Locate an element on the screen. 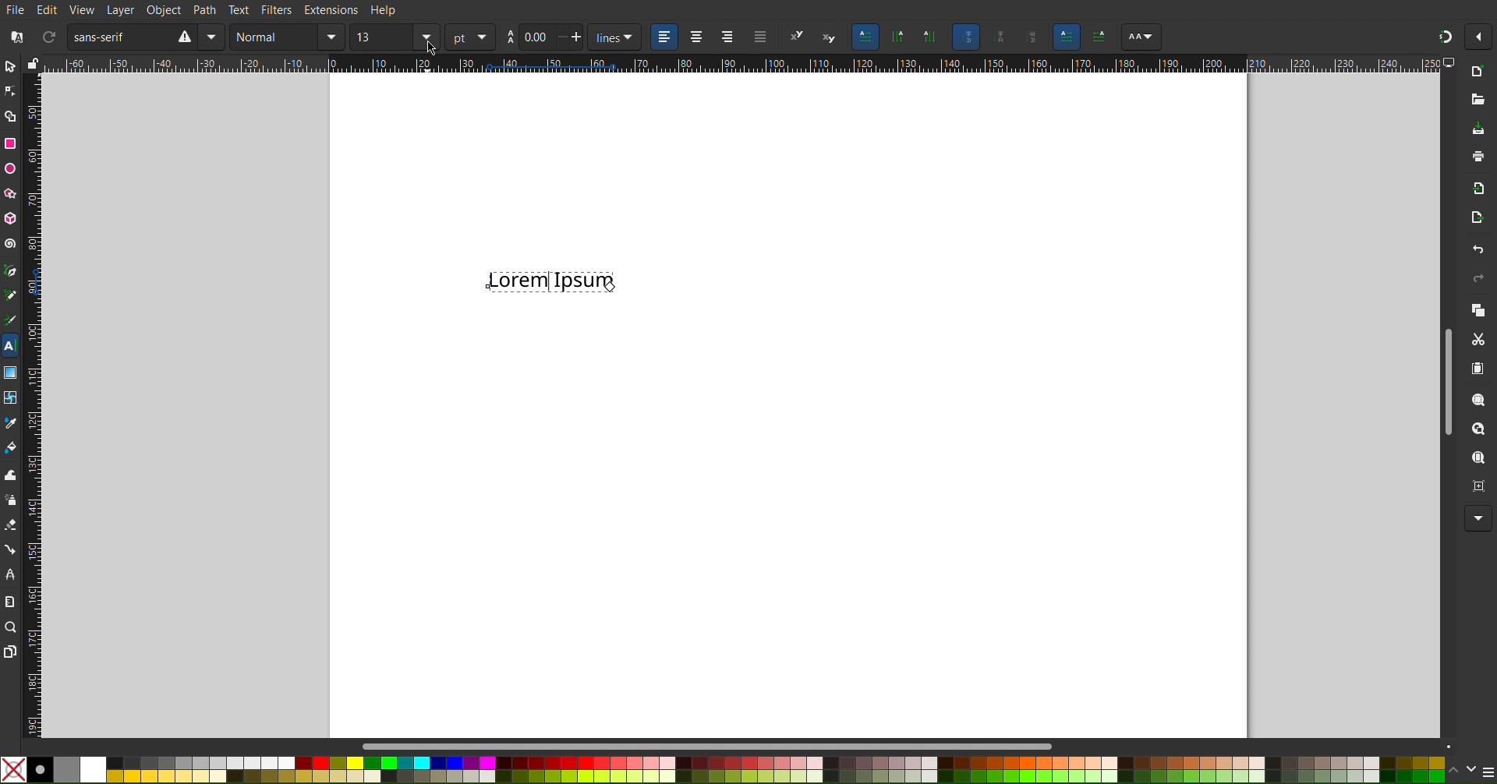 The image size is (1497, 784). center align is located at coordinates (696, 37).